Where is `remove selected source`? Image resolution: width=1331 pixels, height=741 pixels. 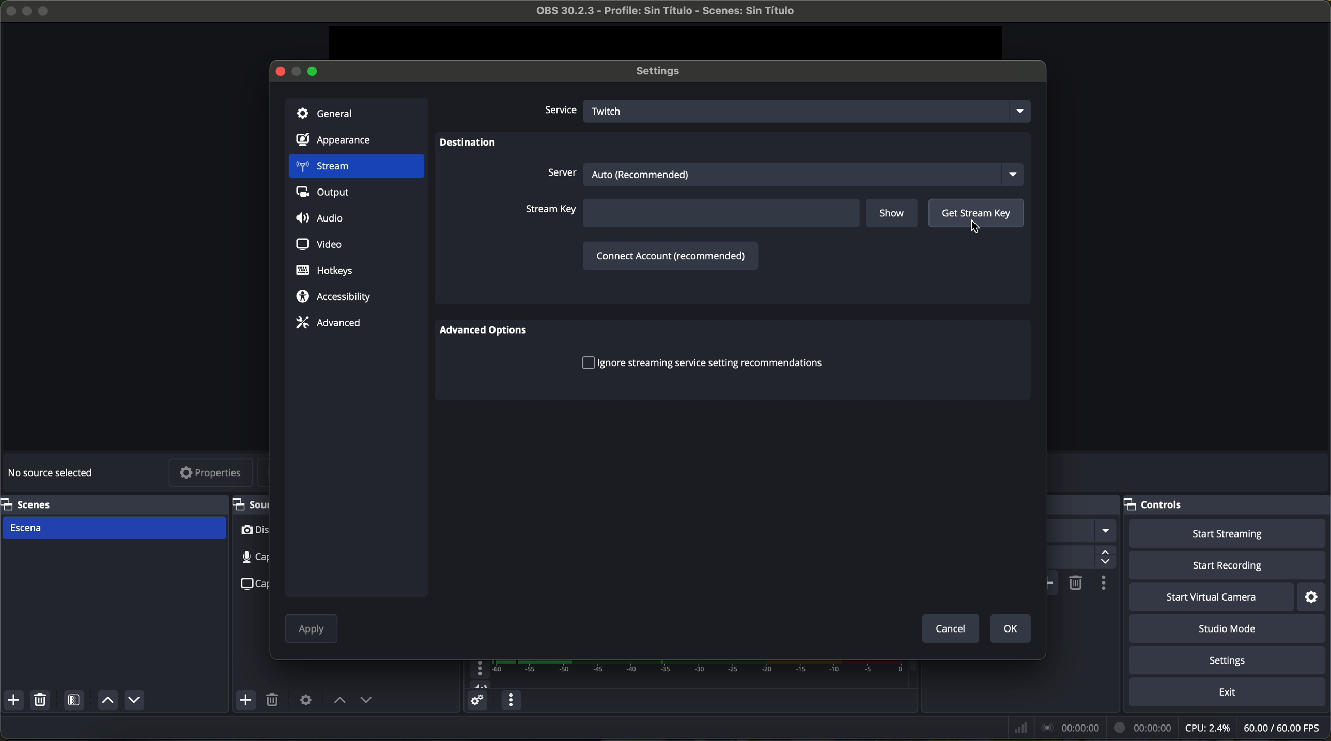 remove selected source is located at coordinates (274, 701).